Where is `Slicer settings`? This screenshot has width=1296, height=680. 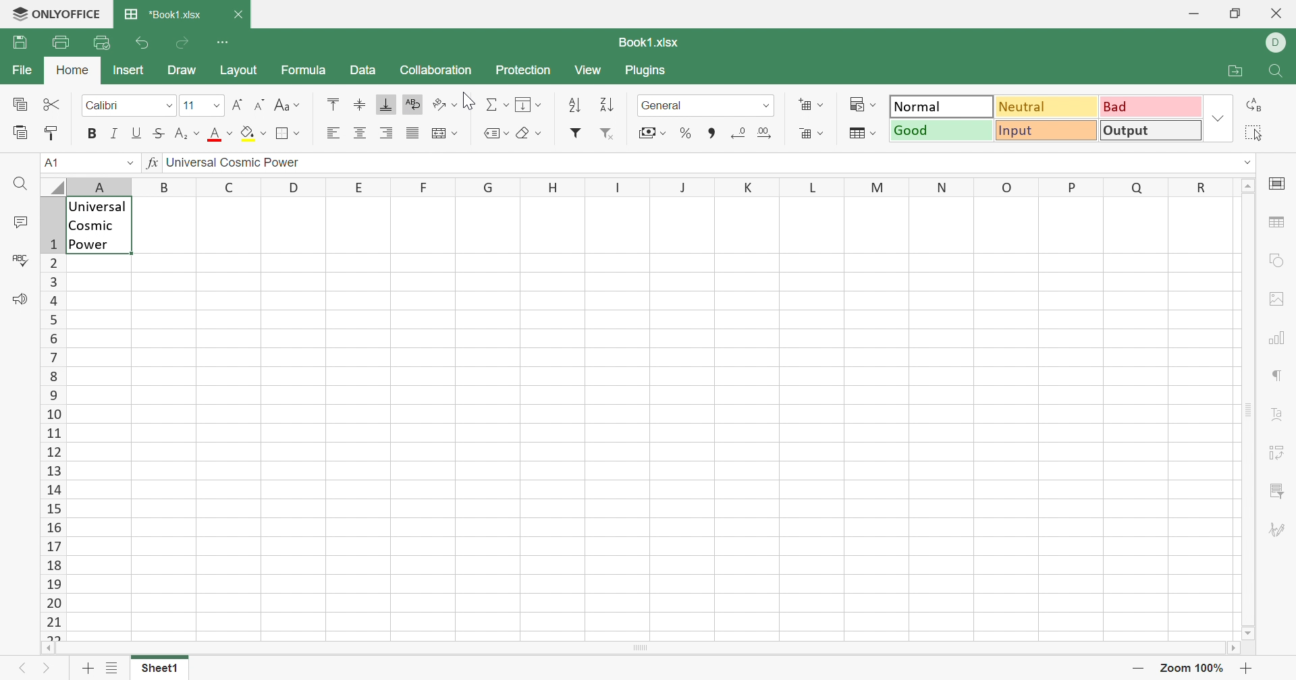 Slicer settings is located at coordinates (1277, 490).